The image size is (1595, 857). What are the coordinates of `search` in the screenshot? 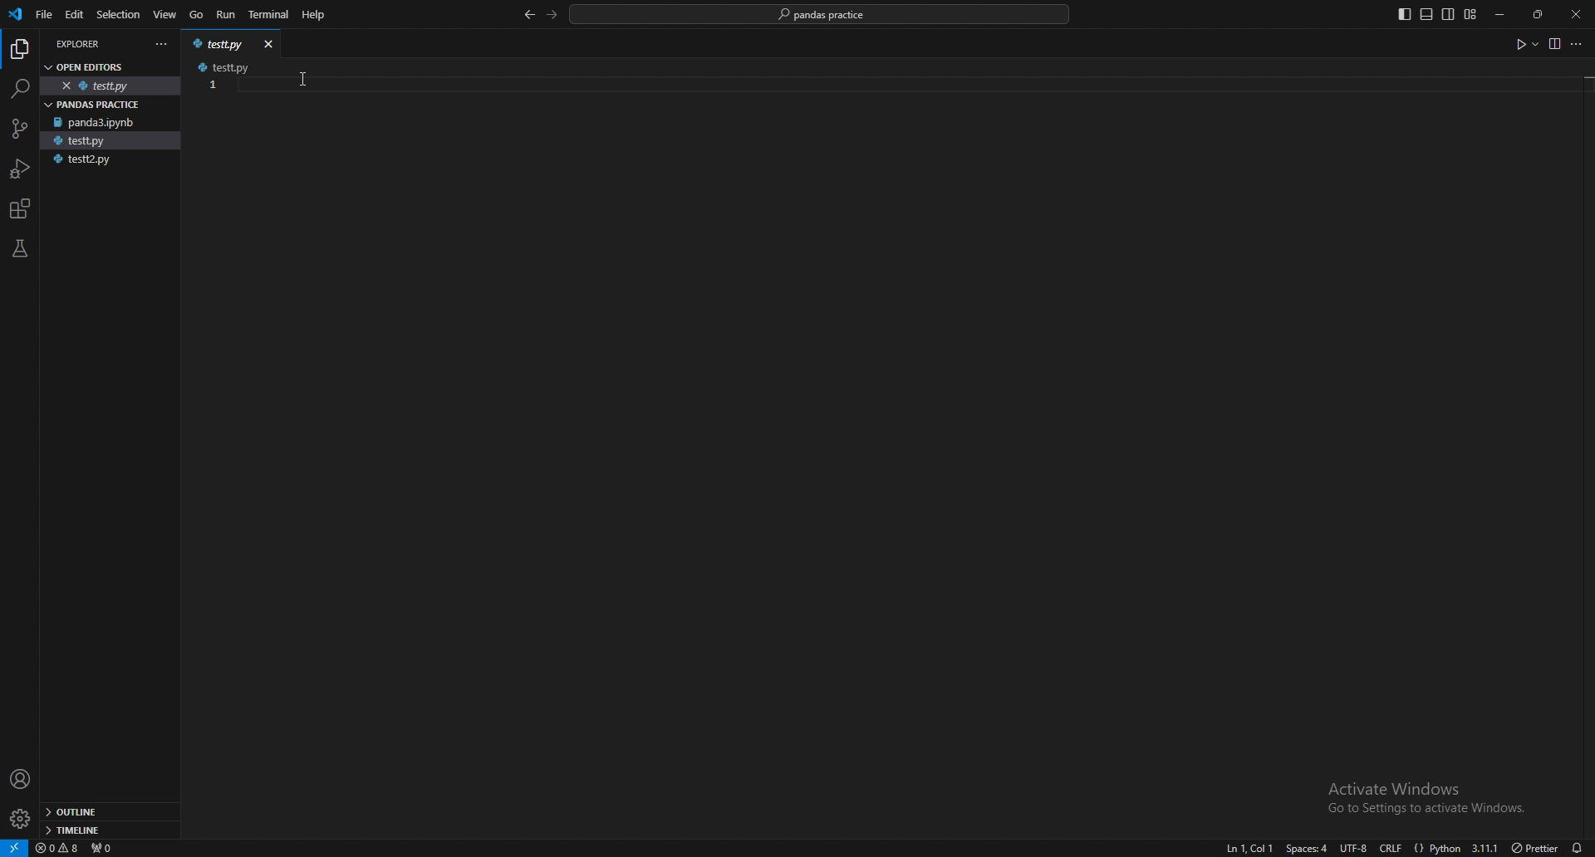 It's located at (18, 89).